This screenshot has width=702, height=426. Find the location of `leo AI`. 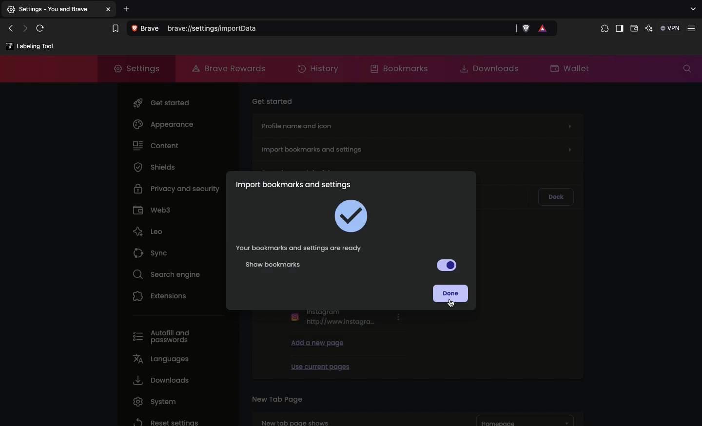

leo AI is located at coordinates (649, 29).